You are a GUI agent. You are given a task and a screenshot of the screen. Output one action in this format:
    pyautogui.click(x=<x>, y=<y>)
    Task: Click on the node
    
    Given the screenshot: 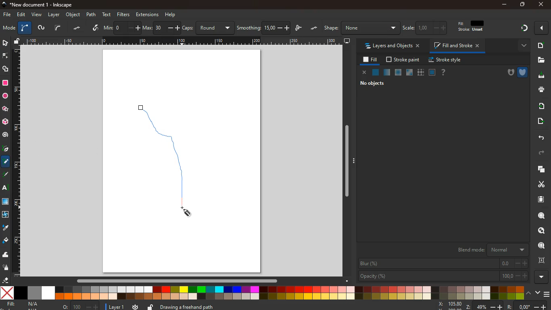 What is the action you would take?
    pyautogui.click(x=6, y=55)
    